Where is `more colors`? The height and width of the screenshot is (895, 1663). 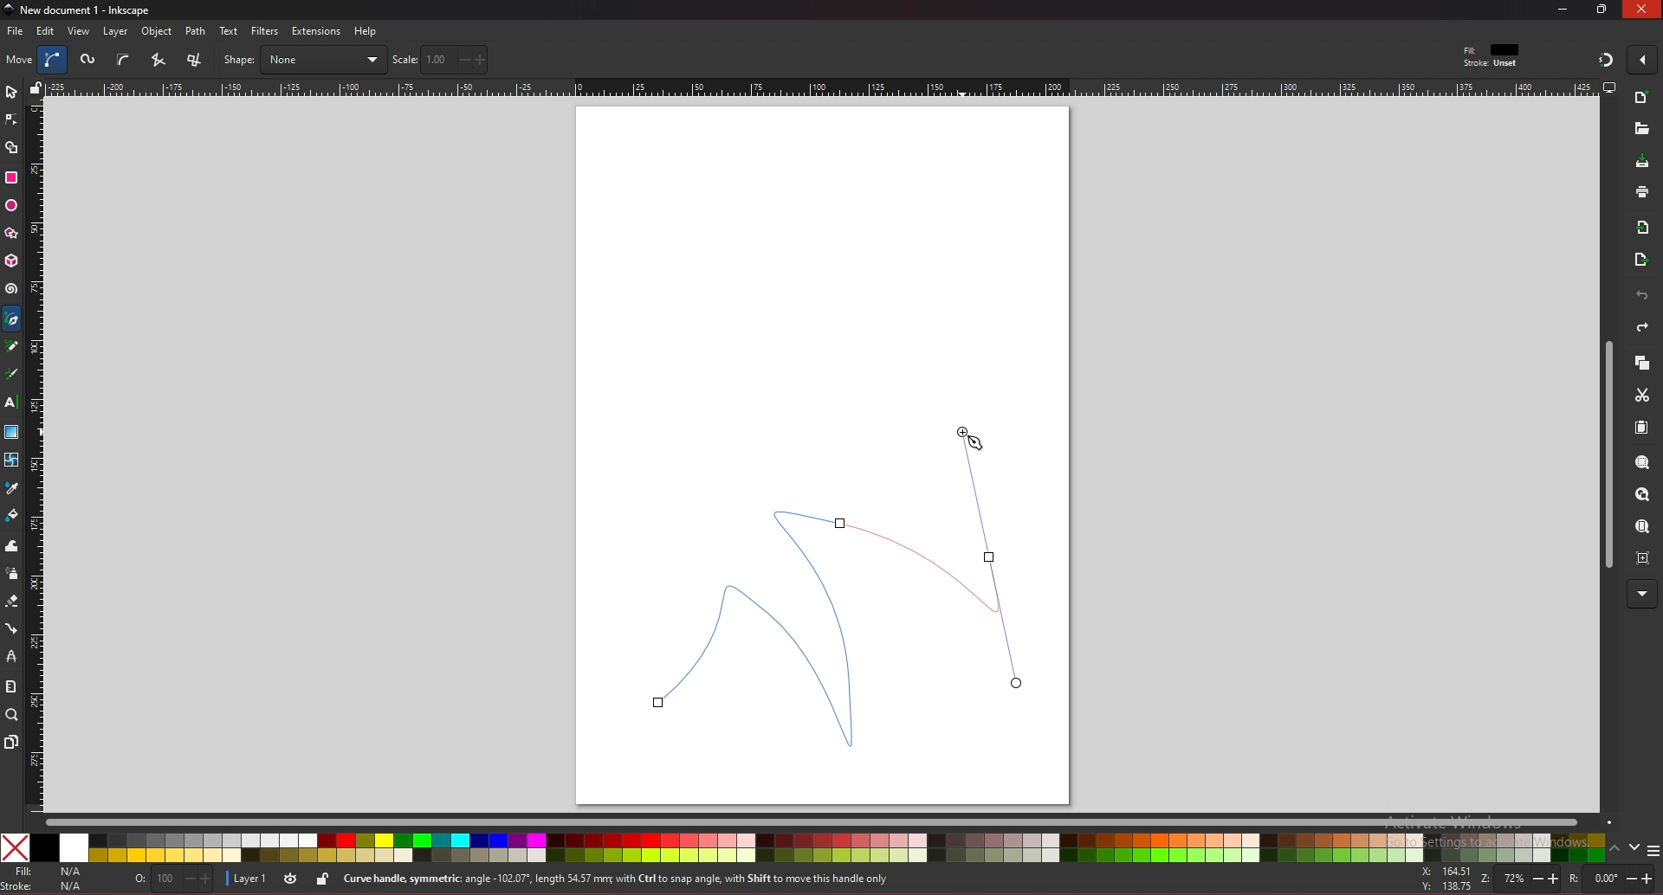 more colors is located at coordinates (1653, 852).